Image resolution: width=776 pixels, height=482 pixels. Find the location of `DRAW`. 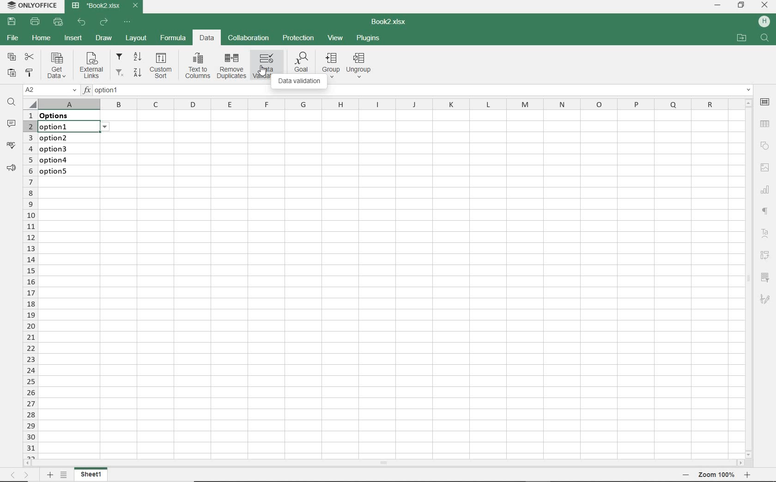

DRAW is located at coordinates (104, 38).